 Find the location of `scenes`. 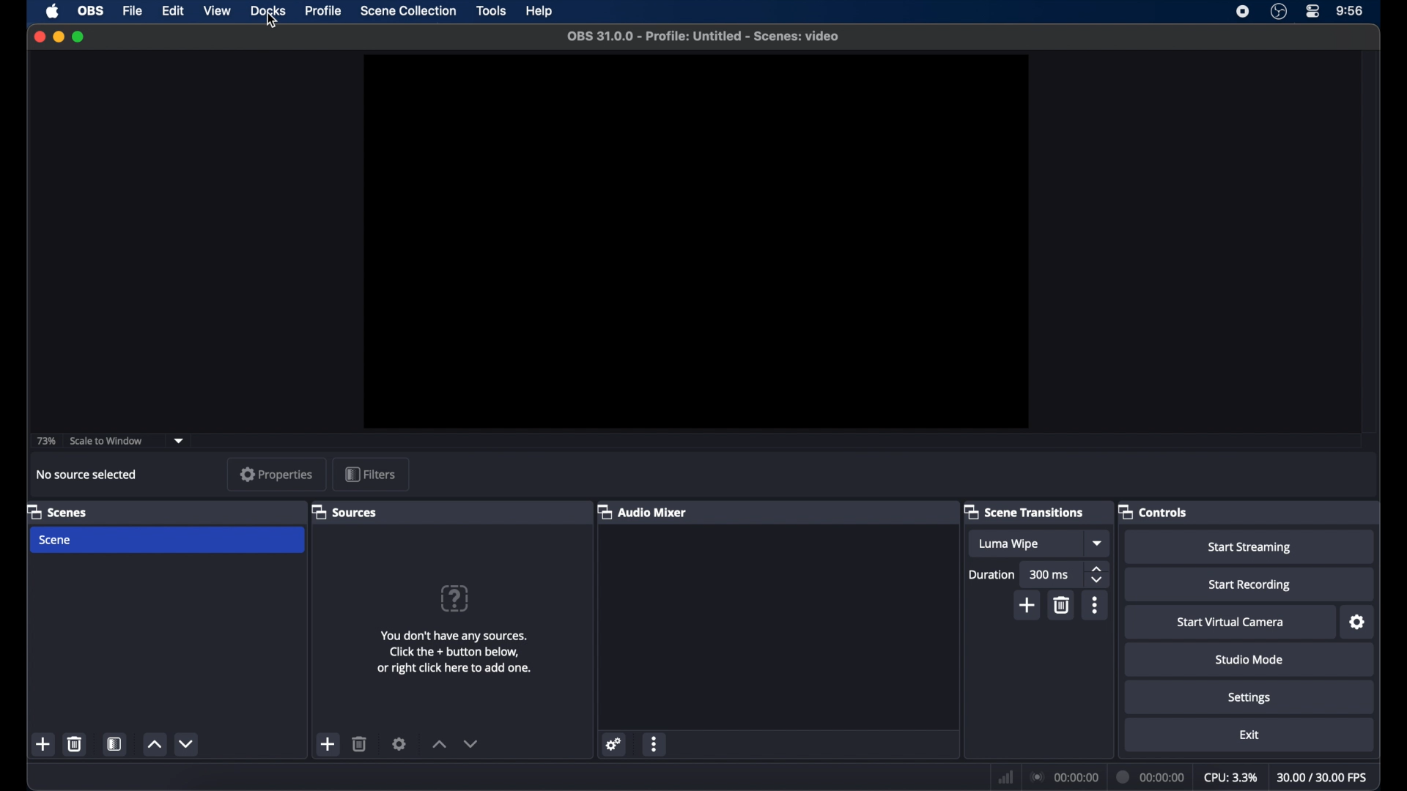

scenes is located at coordinates (60, 513).